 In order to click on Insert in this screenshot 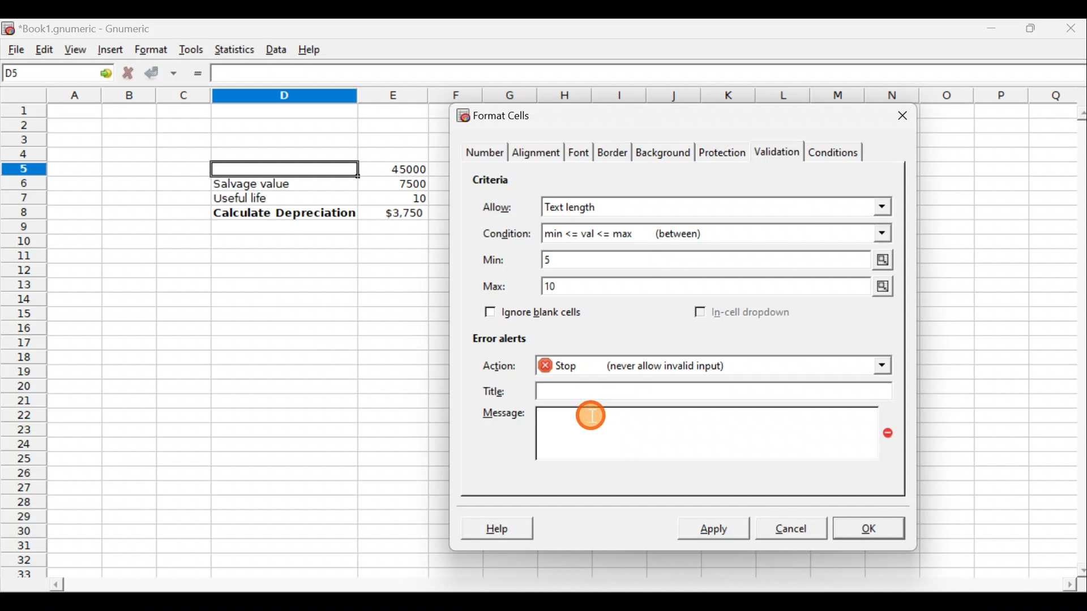, I will do `click(109, 49)`.